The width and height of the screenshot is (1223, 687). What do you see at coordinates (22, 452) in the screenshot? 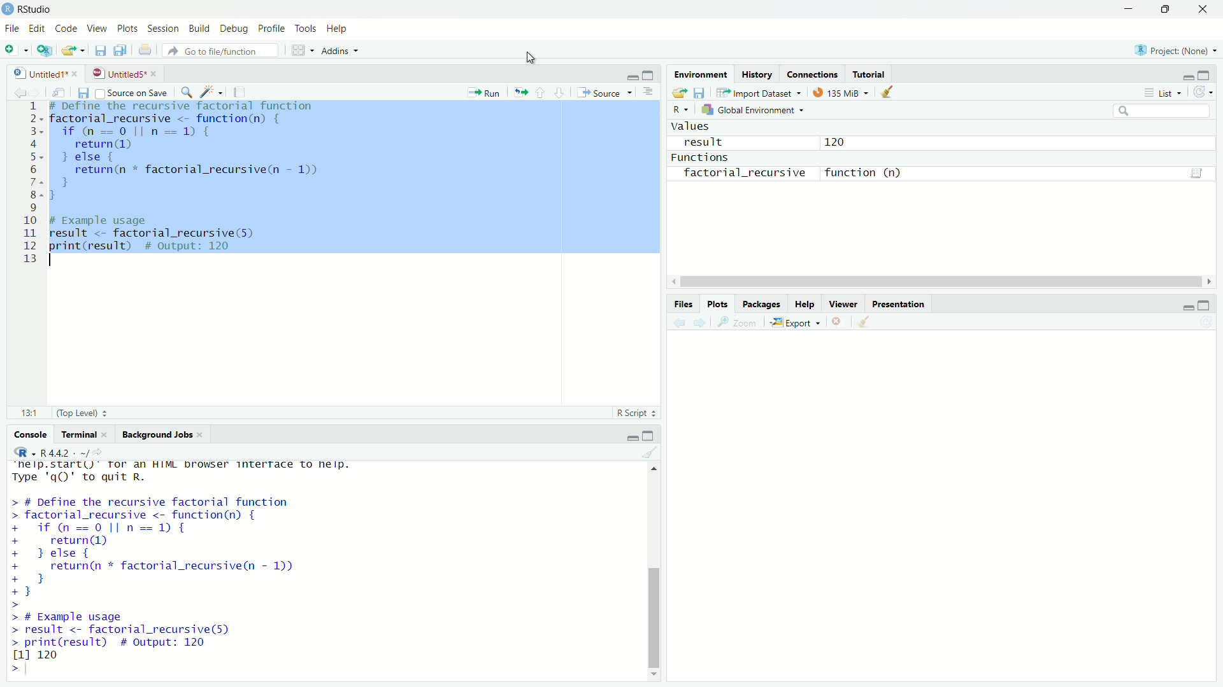
I see `R` at bounding box center [22, 452].